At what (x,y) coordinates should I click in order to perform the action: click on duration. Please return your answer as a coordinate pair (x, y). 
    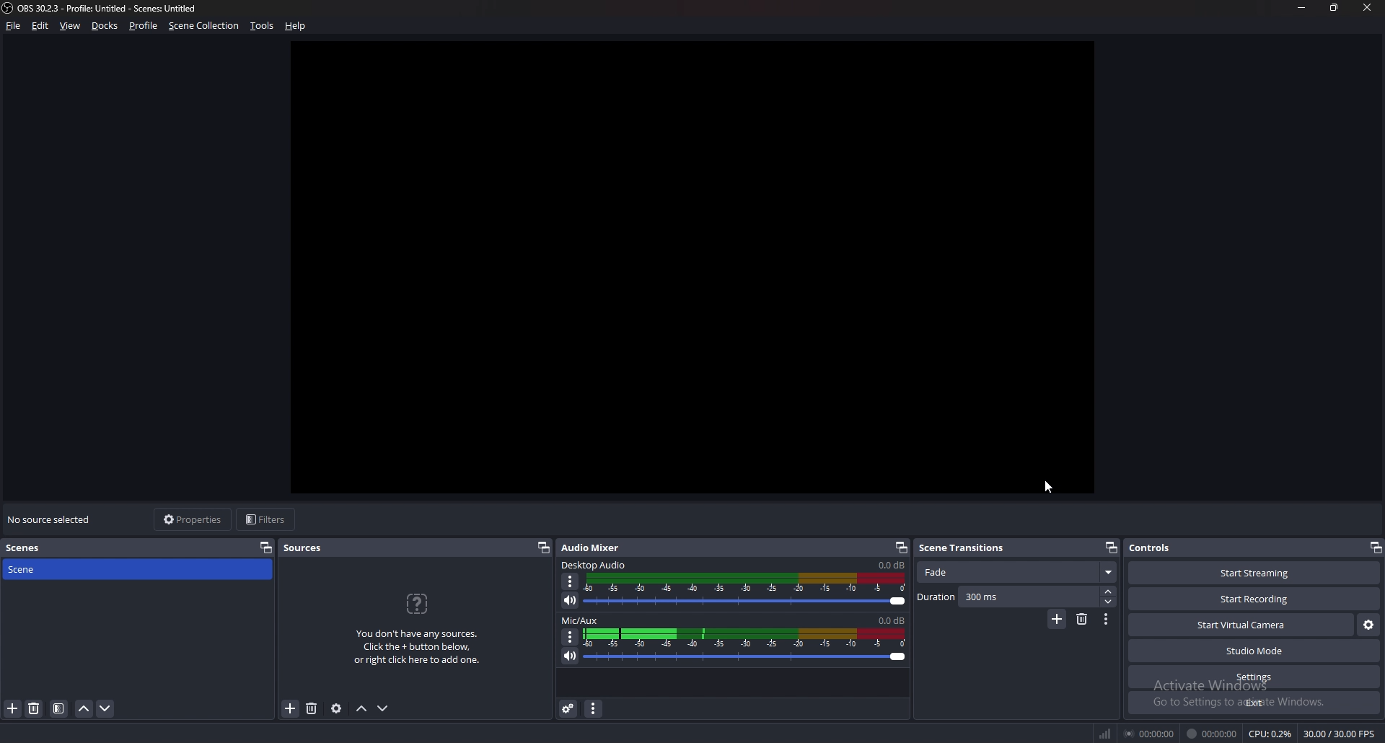
    Looking at the image, I should click on (1007, 597).